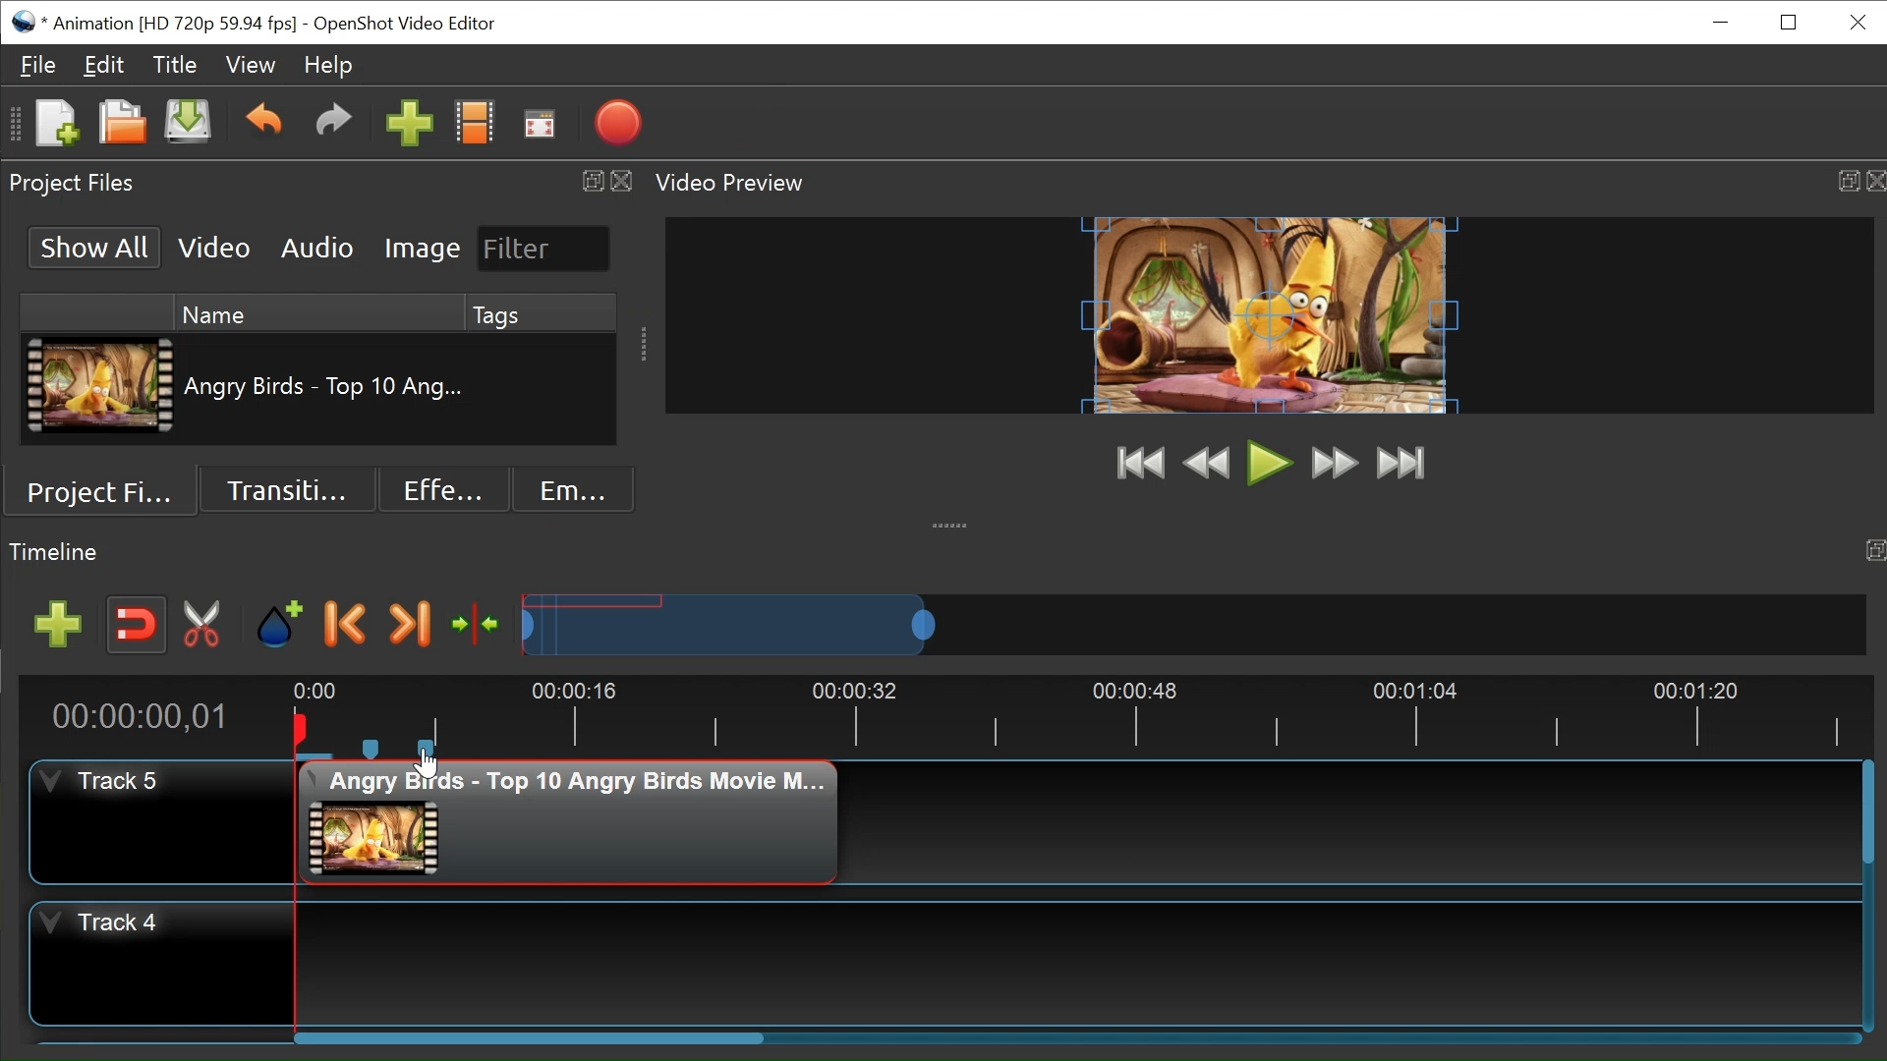  I want to click on Horizontal Scroll bar, so click(528, 1038).